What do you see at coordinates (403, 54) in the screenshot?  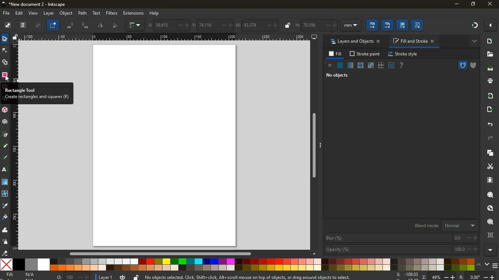 I see `stroke style` at bounding box center [403, 54].